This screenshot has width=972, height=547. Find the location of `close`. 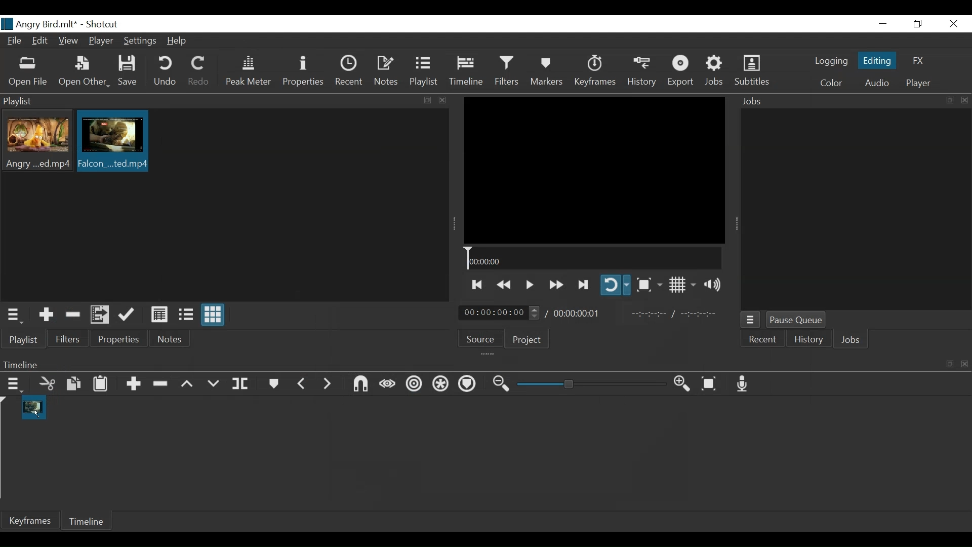

close is located at coordinates (966, 364).